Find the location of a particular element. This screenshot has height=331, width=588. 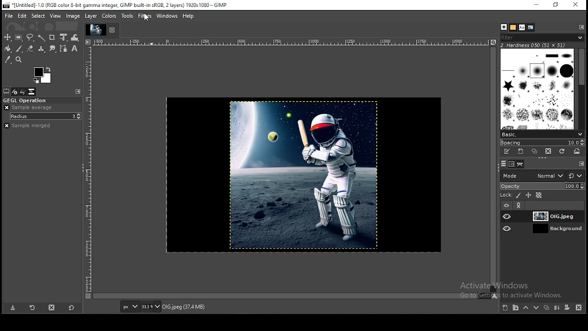

scroll bar is located at coordinates (581, 89).